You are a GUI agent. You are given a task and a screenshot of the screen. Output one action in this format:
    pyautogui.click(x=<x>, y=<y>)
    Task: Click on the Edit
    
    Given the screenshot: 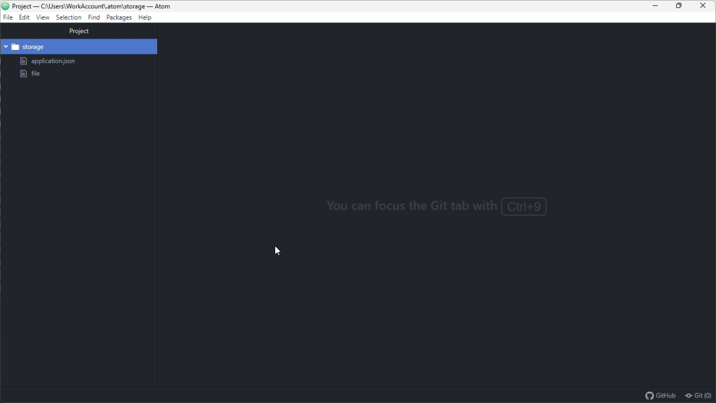 What is the action you would take?
    pyautogui.click(x=23, y=17)
    